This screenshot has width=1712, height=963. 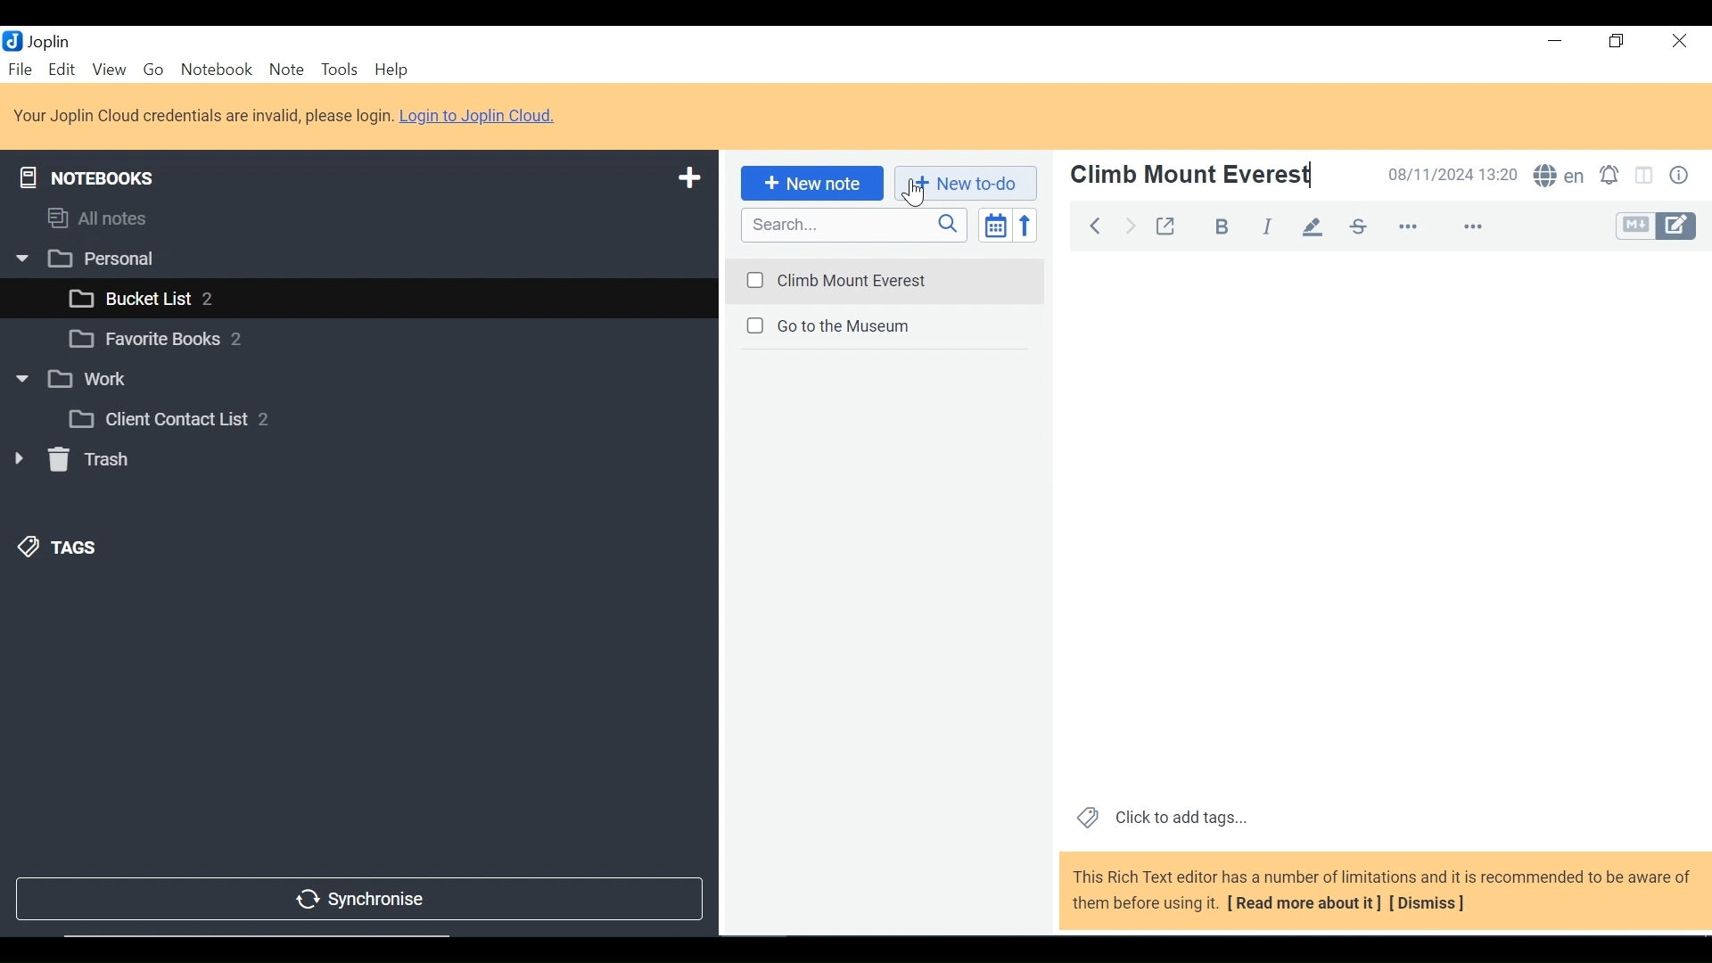 What do you see at coordinates (691, 176) in the screenshot?
I see `Add a New Notebook` at bounding box center [691, 176].